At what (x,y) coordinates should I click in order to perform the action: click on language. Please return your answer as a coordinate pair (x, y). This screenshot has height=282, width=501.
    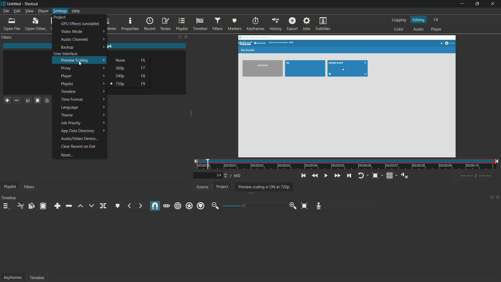
    Looking at the image, I should click on (69, 107).